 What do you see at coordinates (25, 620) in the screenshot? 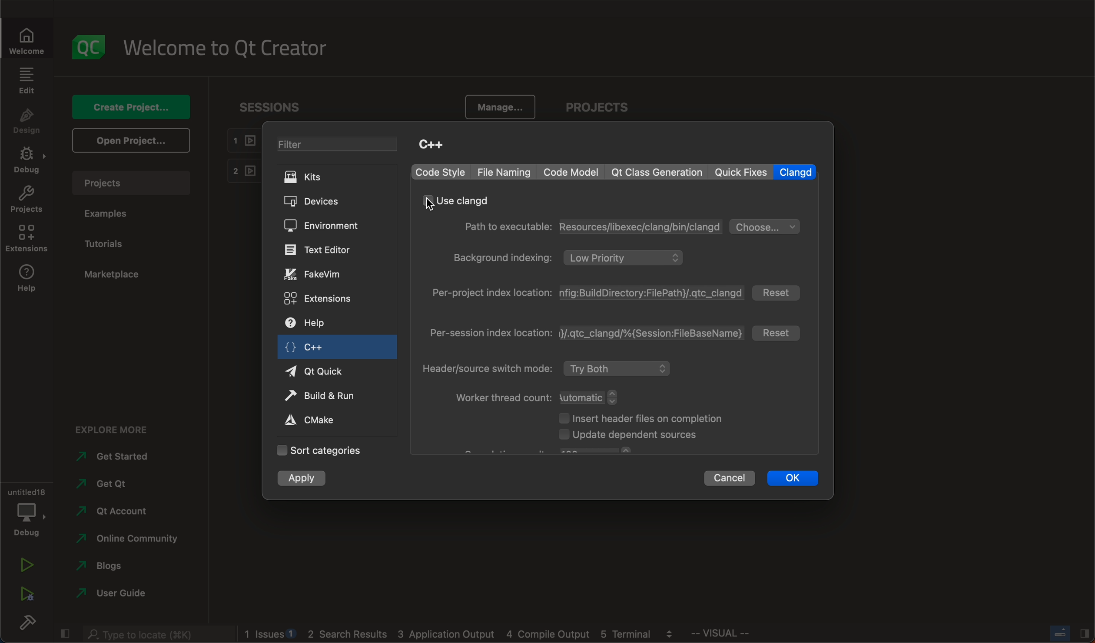
I see `build` at bounding box center [25, 620].